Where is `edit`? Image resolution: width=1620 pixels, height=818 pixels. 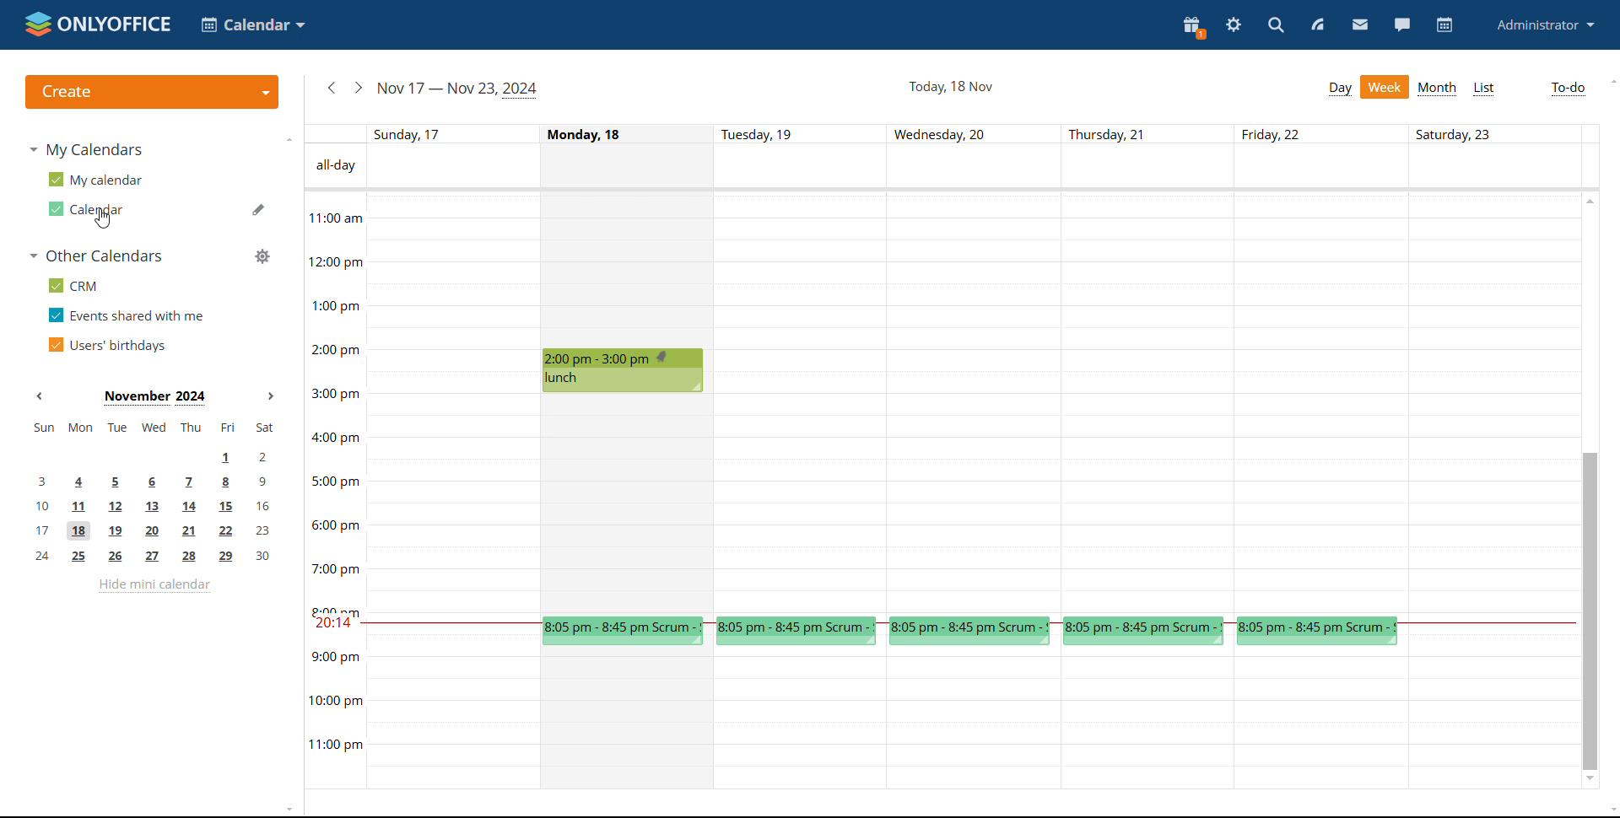
edit is located at coordinates (259, 209).